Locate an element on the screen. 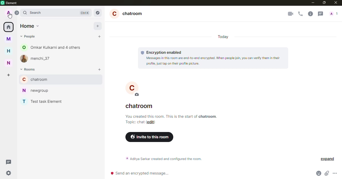 The image size is (342, 179). h is located at coordinates (9, 51).